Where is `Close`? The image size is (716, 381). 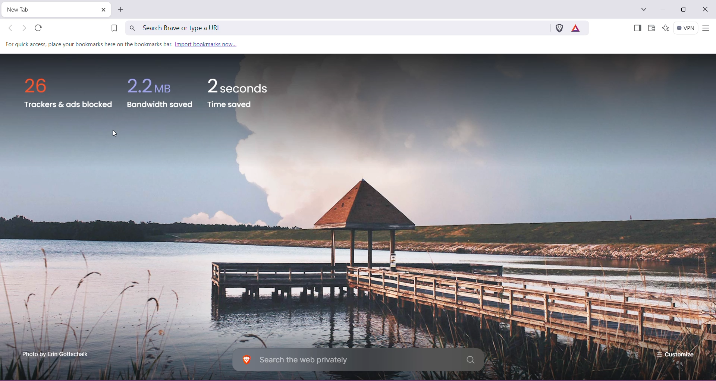
Close is located at coordinates (706, 9).